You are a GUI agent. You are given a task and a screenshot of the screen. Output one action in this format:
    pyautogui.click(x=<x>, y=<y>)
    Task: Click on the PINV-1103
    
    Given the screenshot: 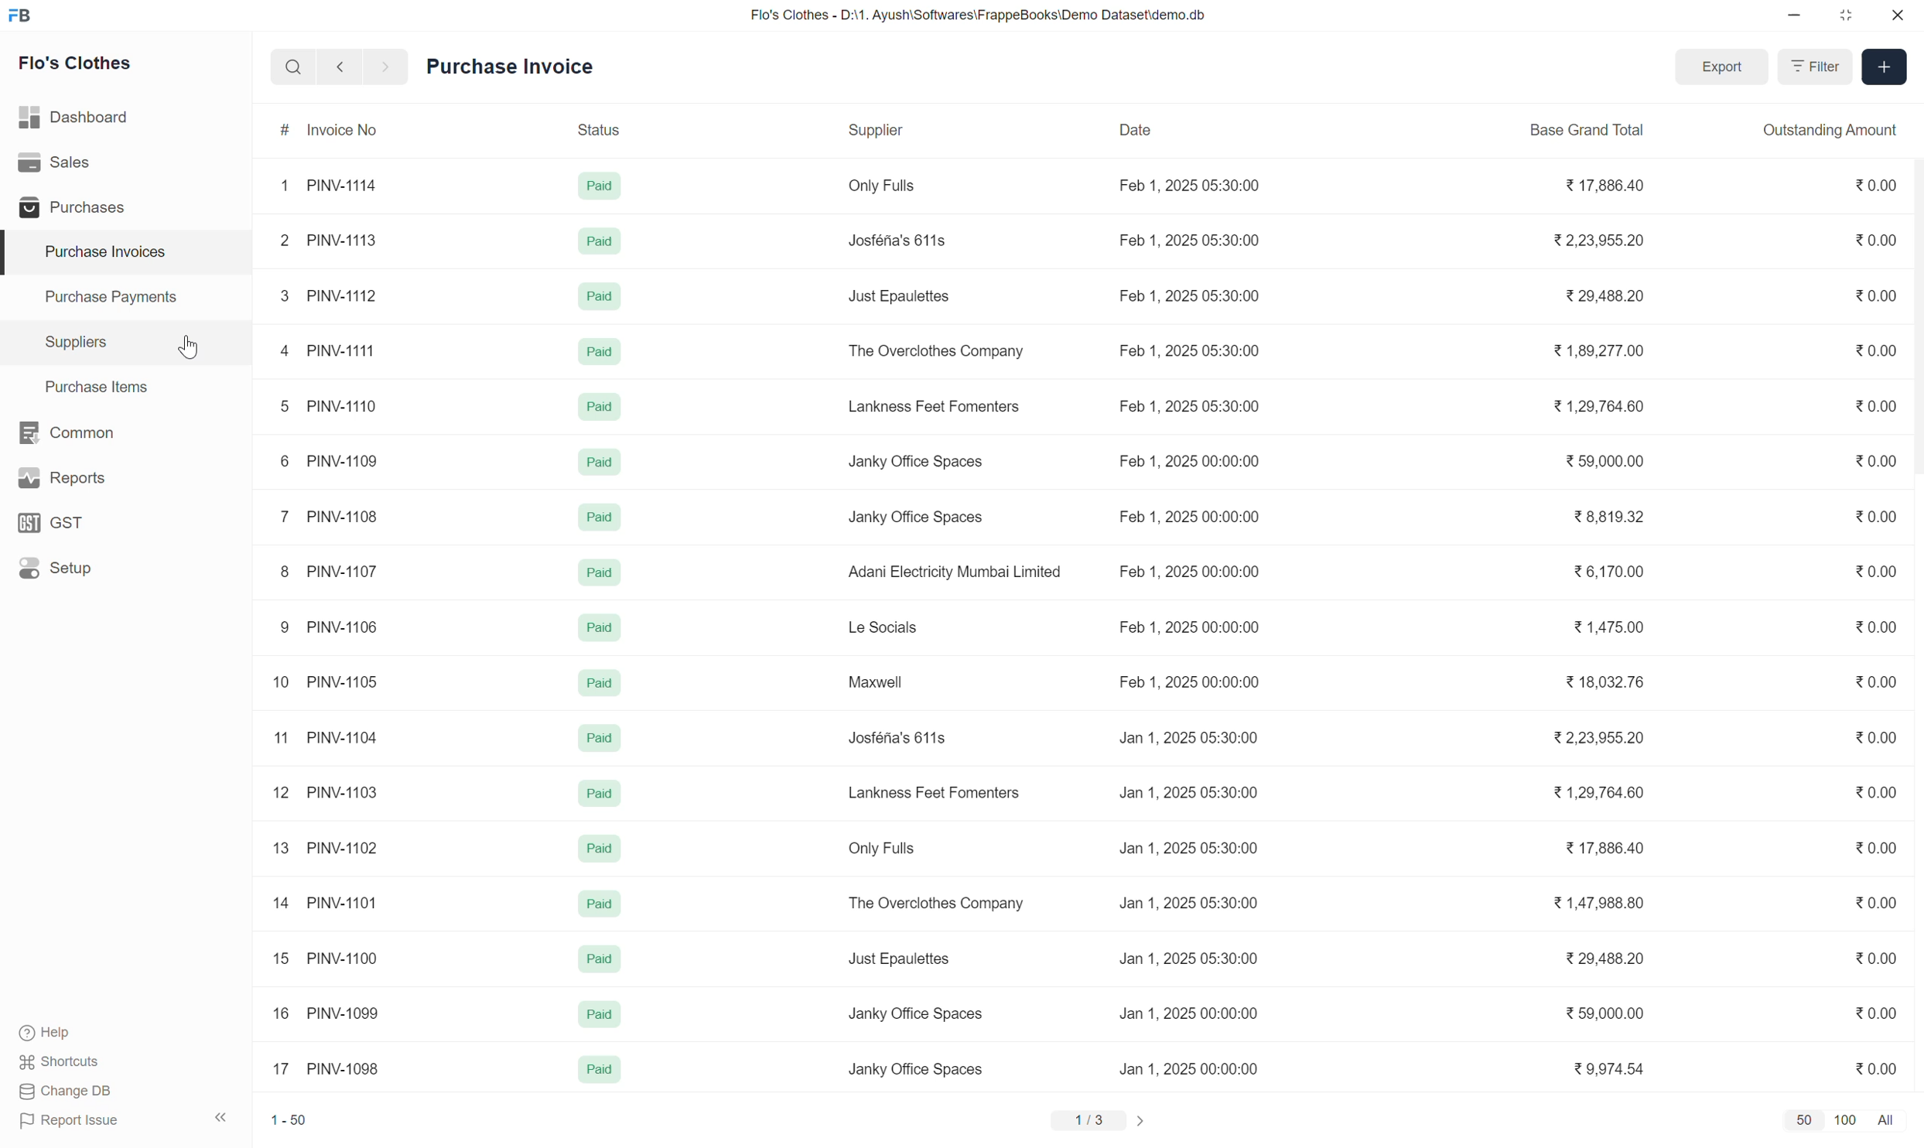 What is the action you would take?
    pyautogui.click(x=344, y=792)
    